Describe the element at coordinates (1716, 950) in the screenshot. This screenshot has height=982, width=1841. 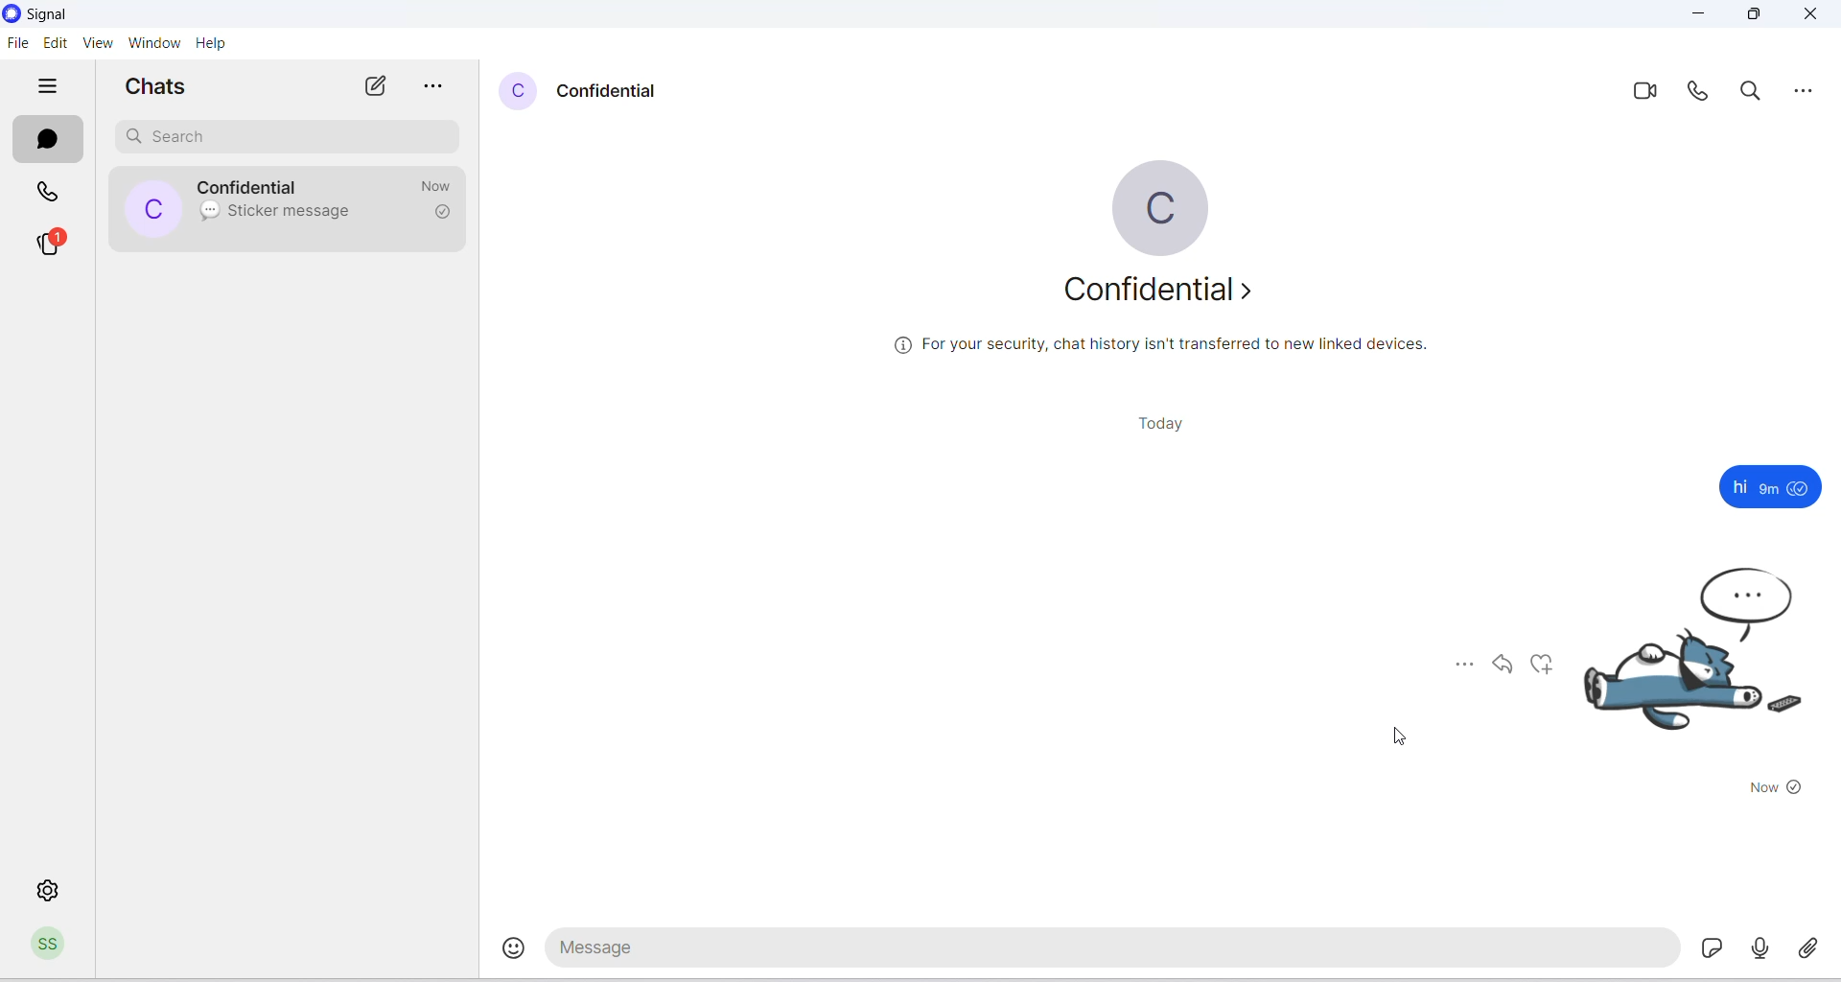
I see `sticker` at that location.